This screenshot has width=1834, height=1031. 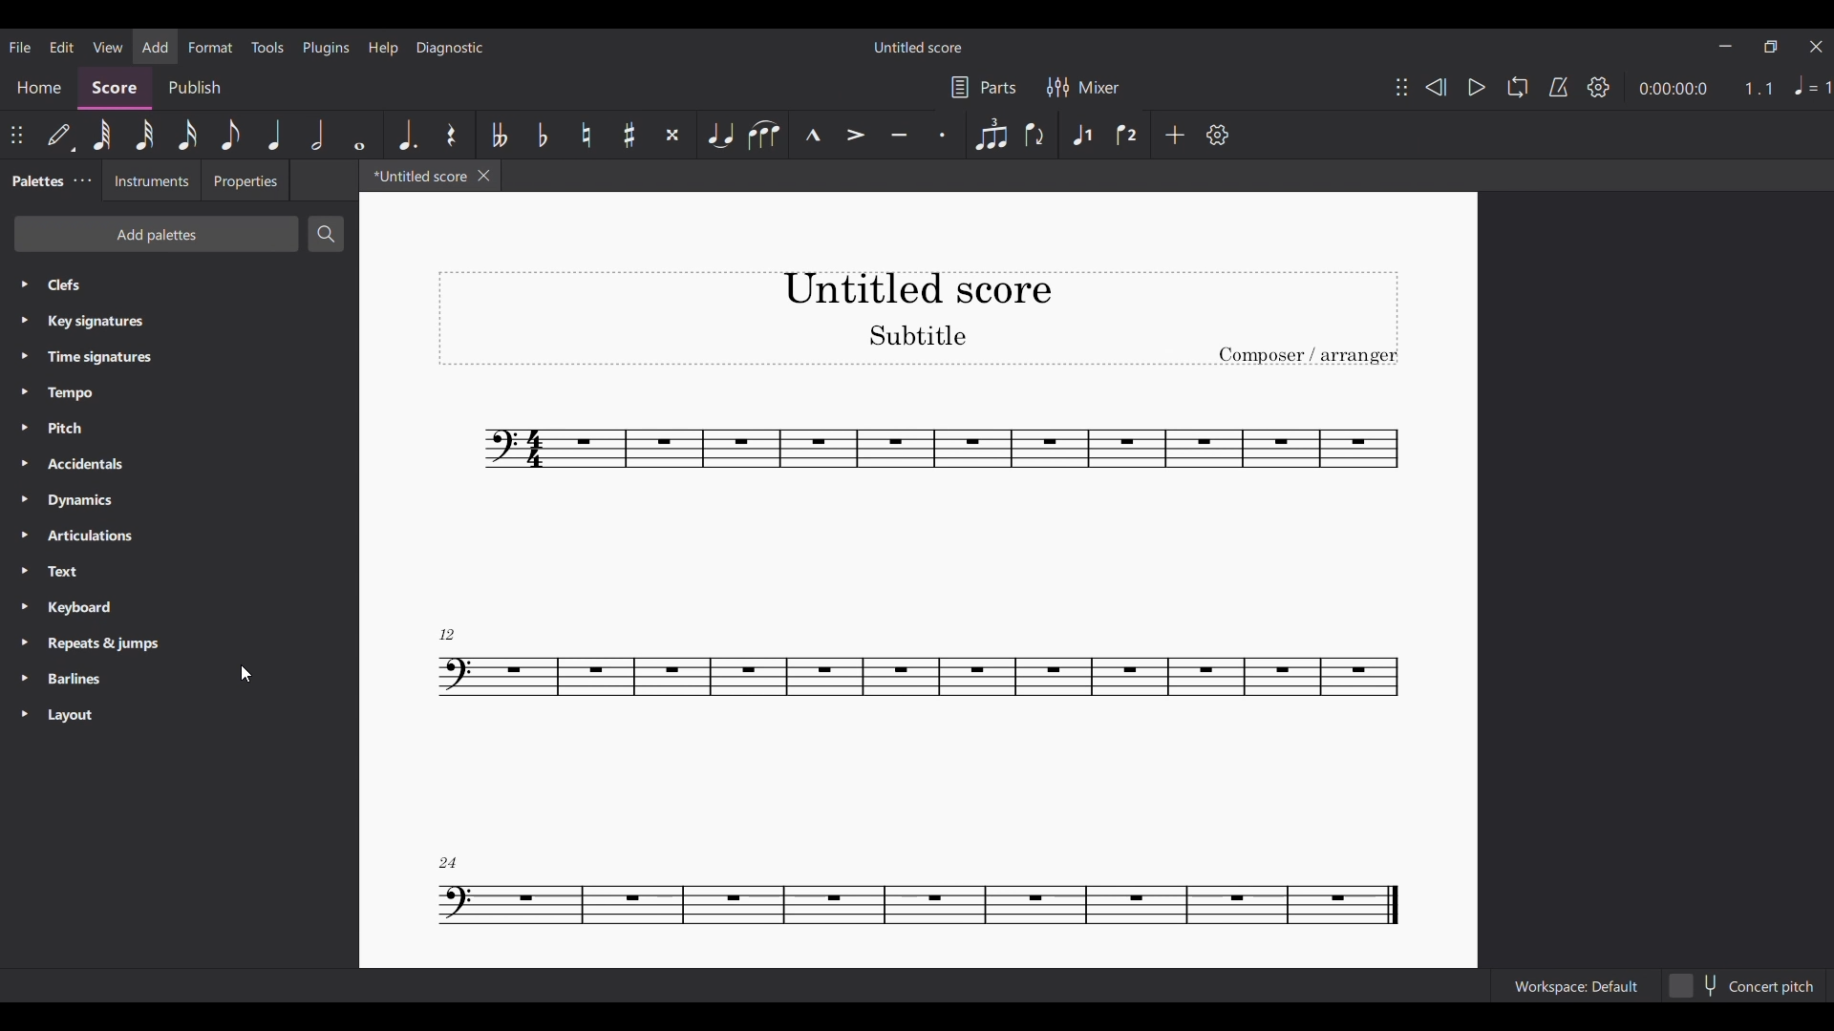 I want to click on workspace: Default, so click(x=1574, y=984).